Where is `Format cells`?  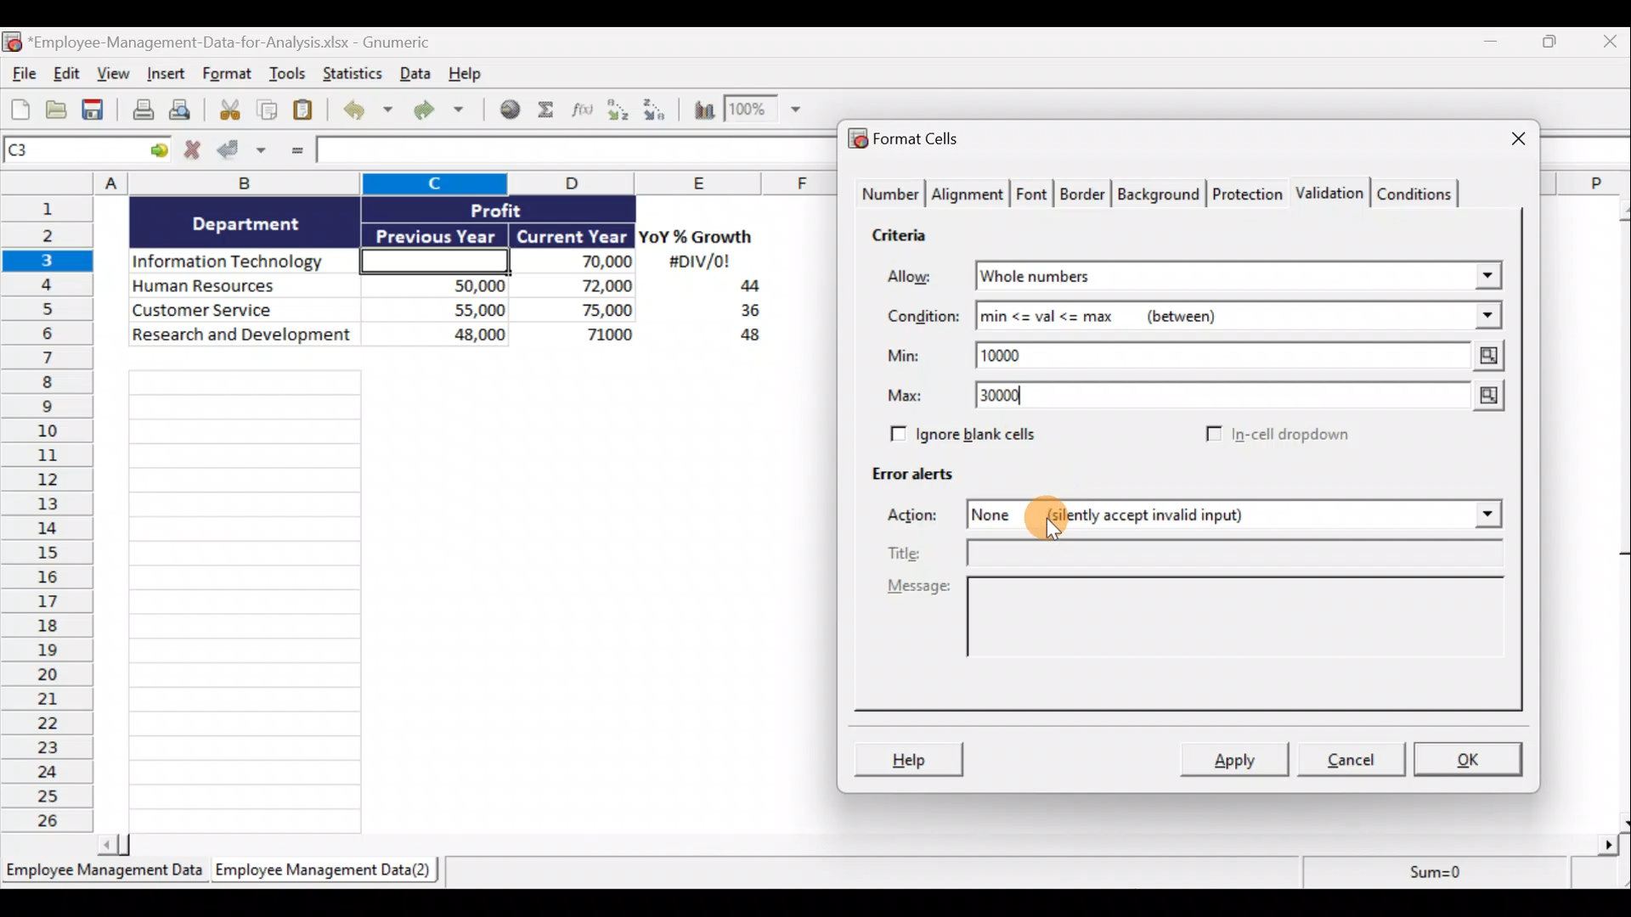 Format cells is located at coordinates (909, 141).